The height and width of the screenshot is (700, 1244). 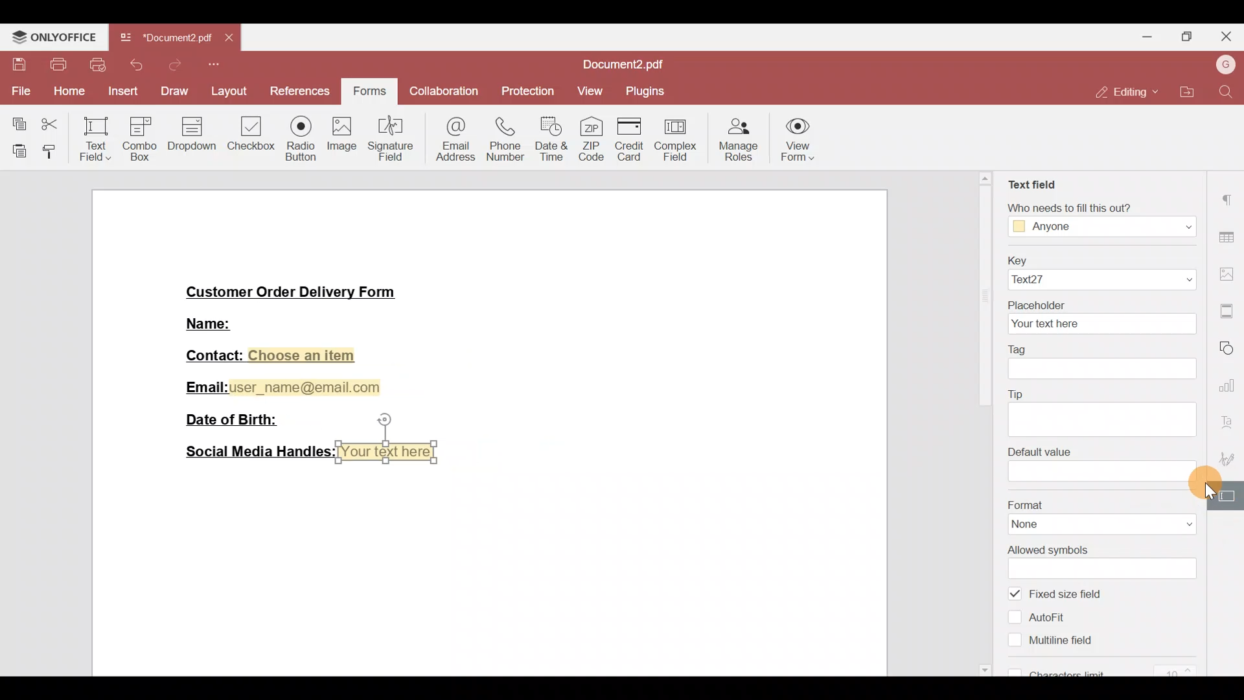 I want to click on Dropdown, so click(x=194, y=135).